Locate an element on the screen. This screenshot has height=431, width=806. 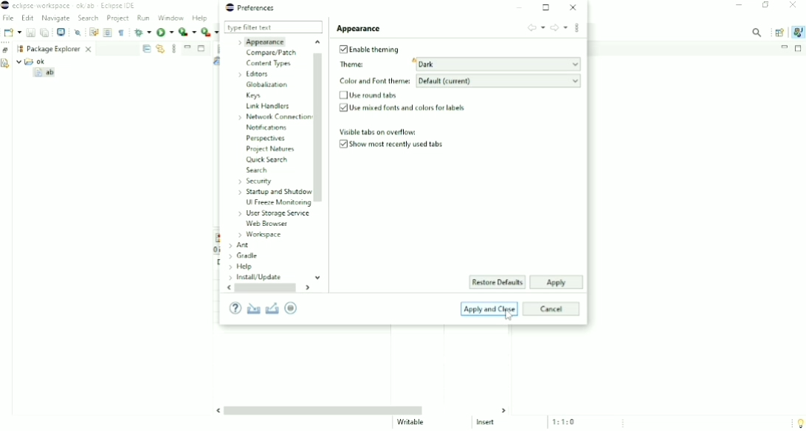
Use round tabs is located at coordinates (370, 95).